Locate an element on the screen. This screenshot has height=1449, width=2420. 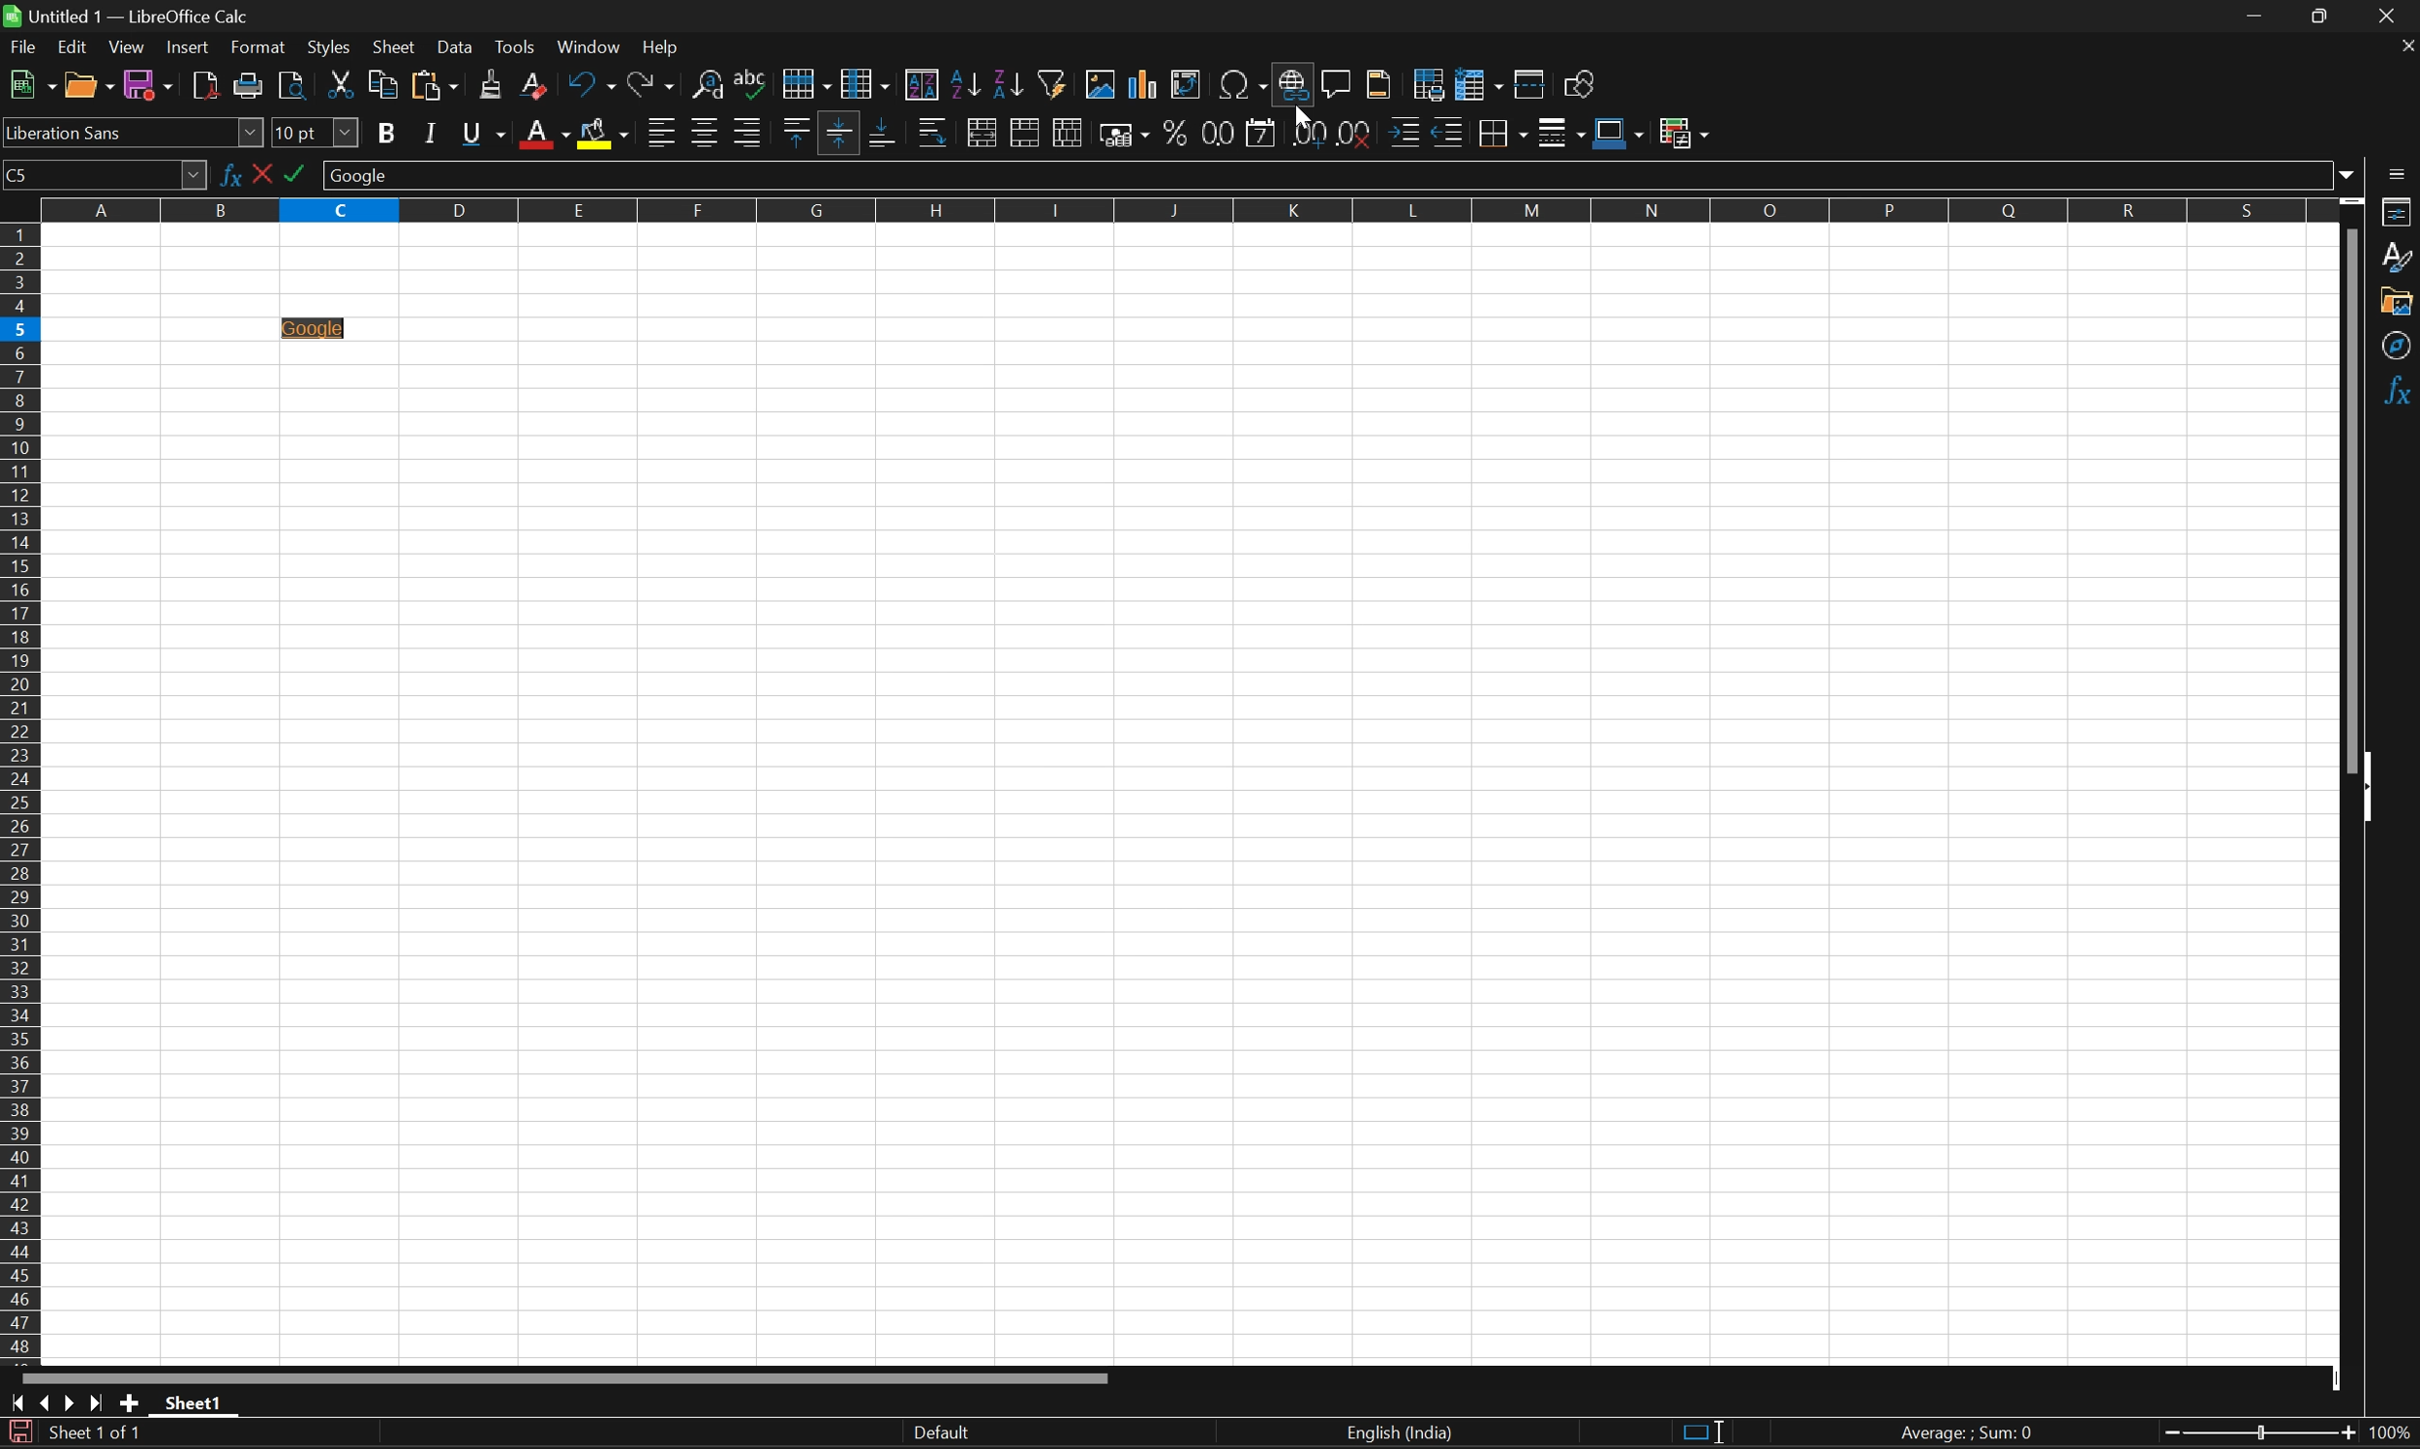
Cursor is located at coordinates (1300, 115).